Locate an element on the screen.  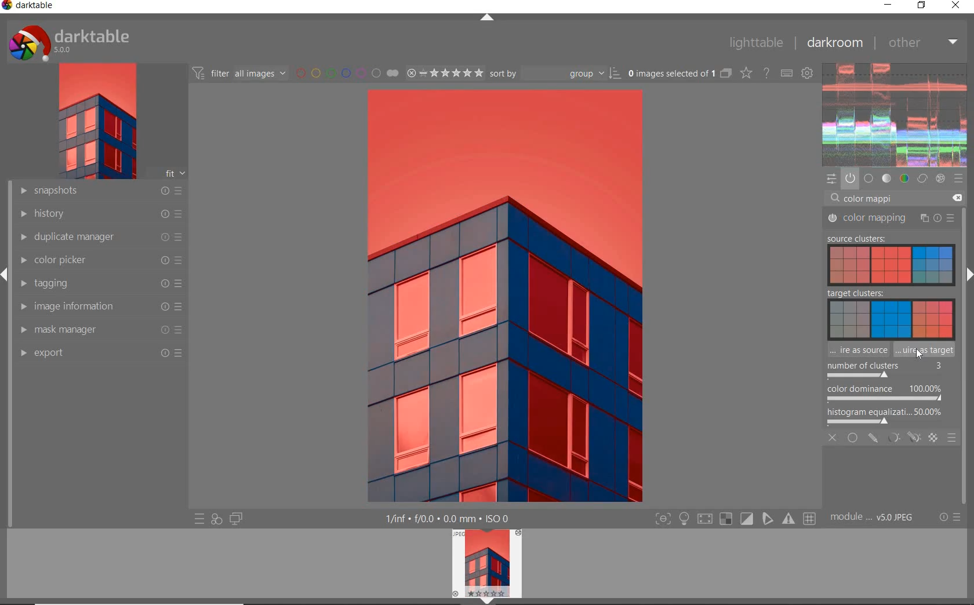
selected image range rating is located at coordinates (444, 72).